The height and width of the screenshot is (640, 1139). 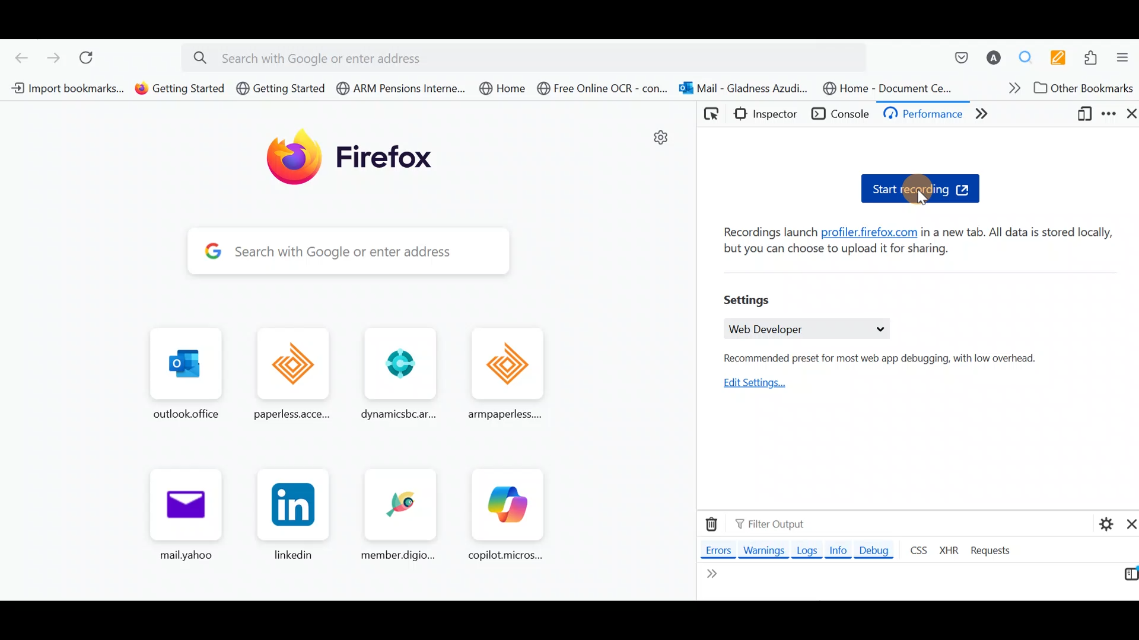 I want to click on Requests, so click(x=992, y=551).